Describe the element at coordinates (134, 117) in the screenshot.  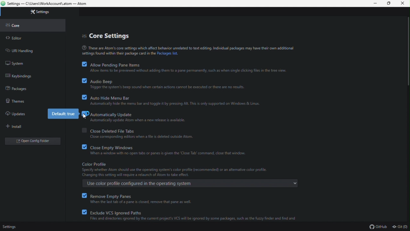
I see `automatically updates(enabled)` at that location.